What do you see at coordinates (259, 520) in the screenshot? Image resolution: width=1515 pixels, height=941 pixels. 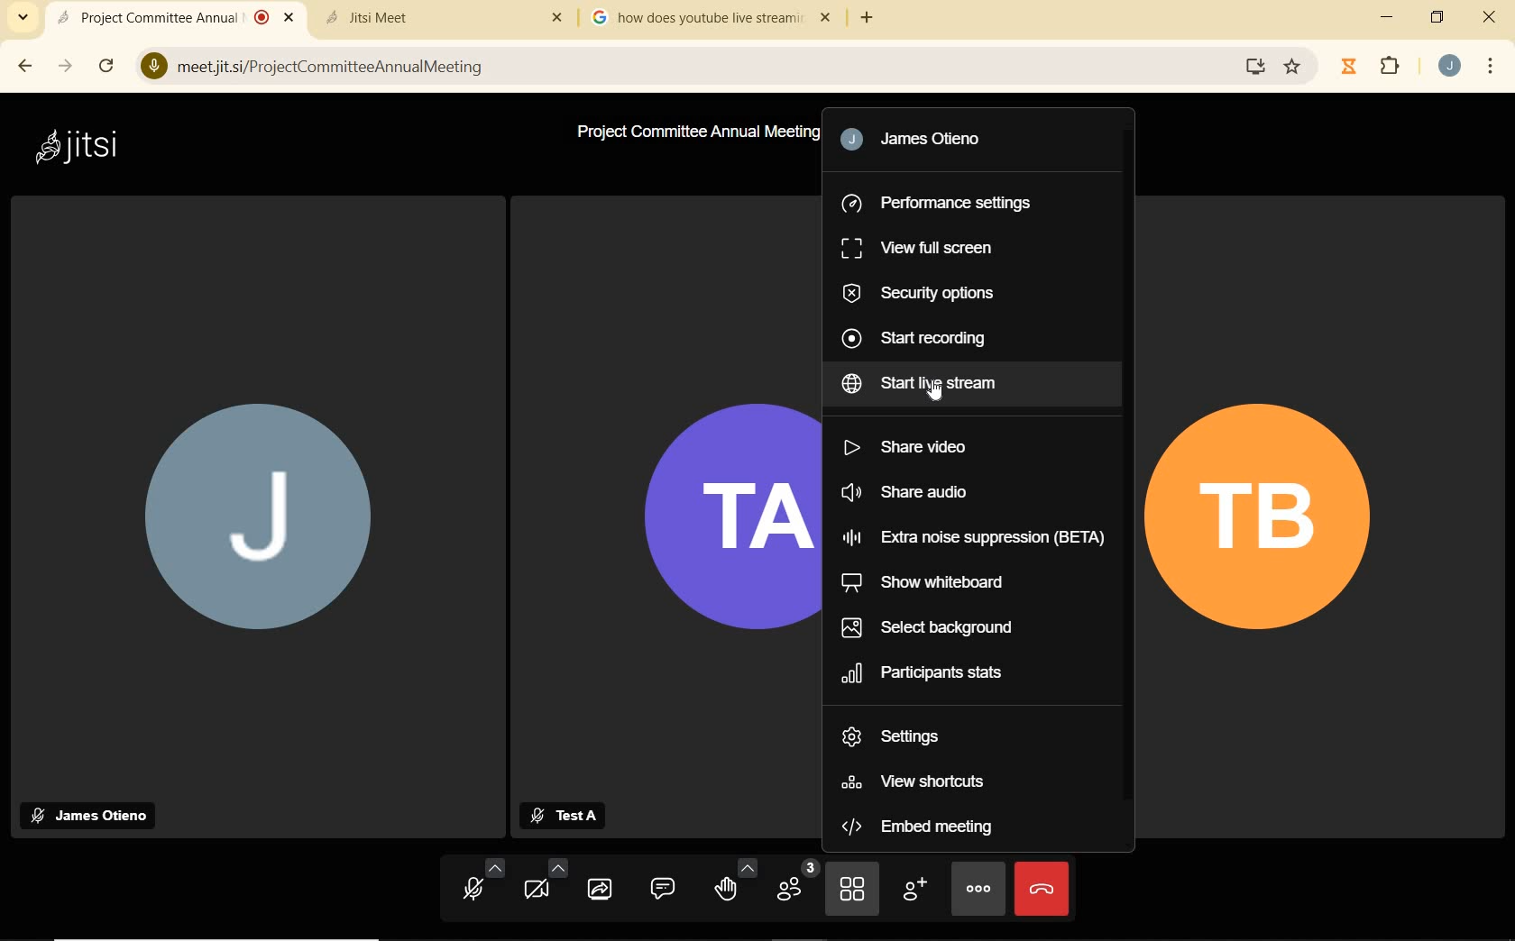 I see `J` at bounding box center [259, 520].